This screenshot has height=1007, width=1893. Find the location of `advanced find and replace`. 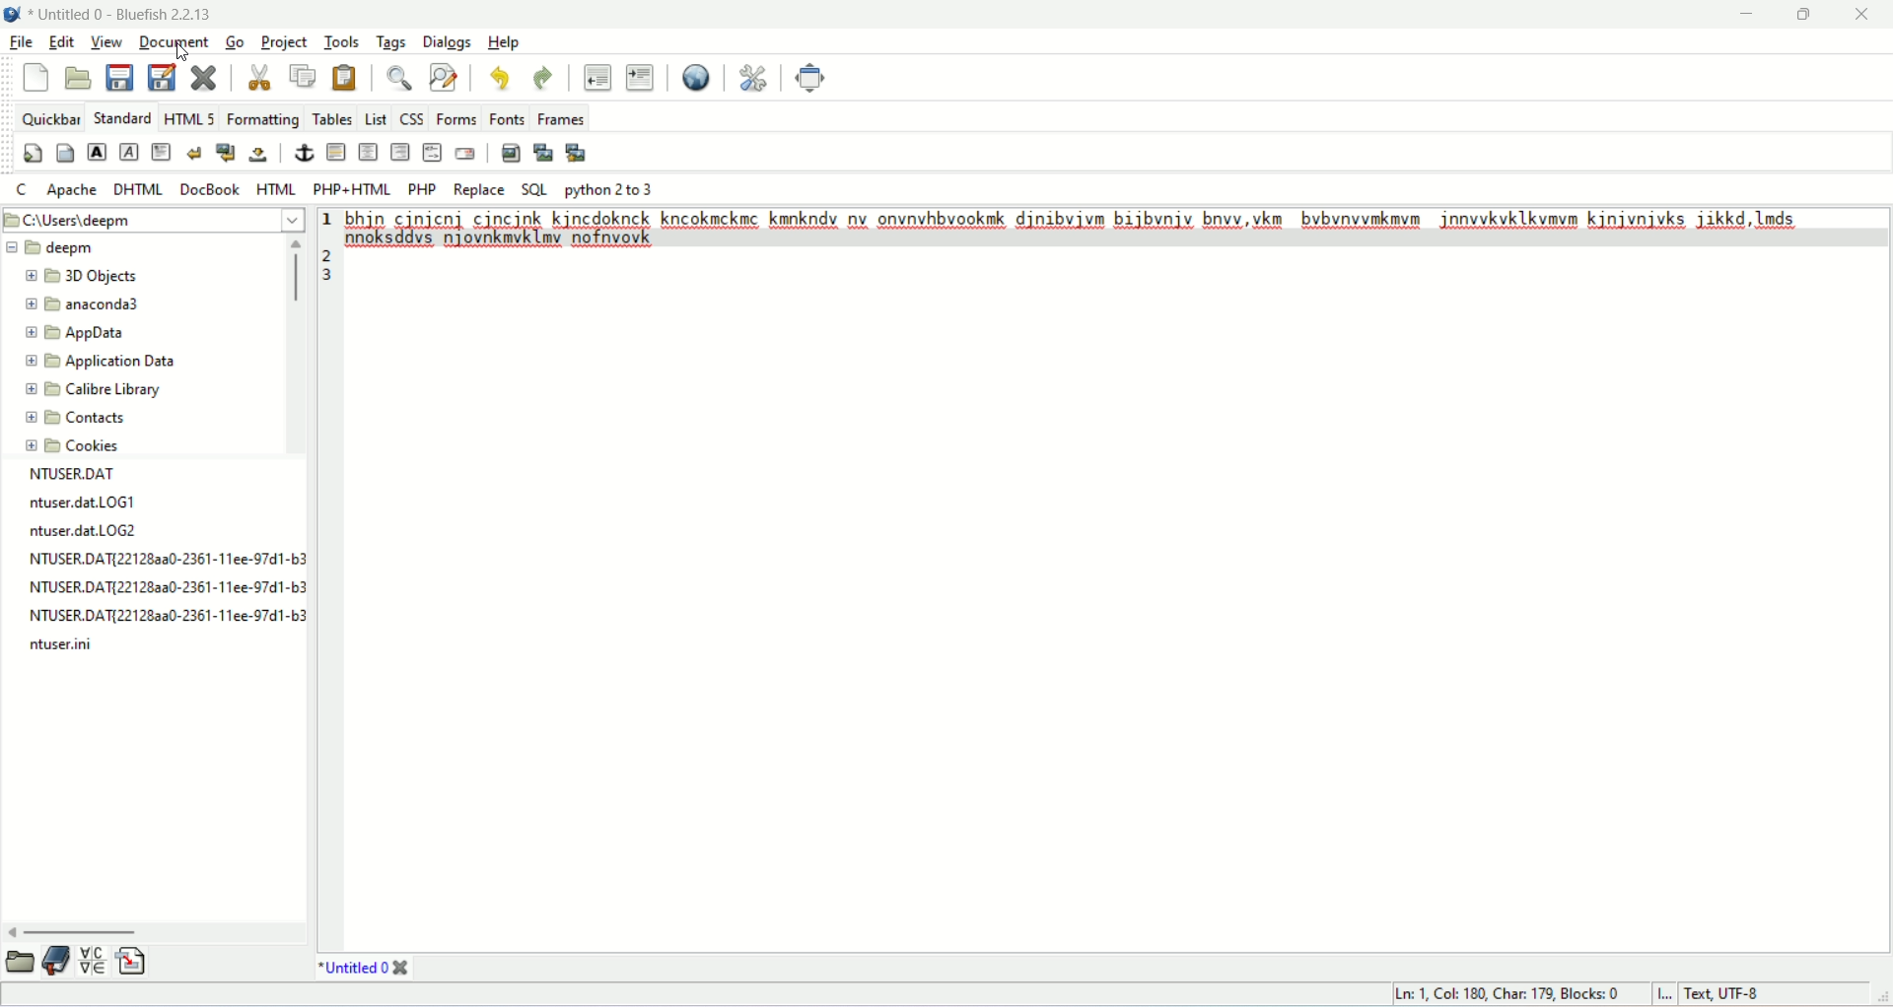

advanced find and replace is located at coordinates (442, 79).